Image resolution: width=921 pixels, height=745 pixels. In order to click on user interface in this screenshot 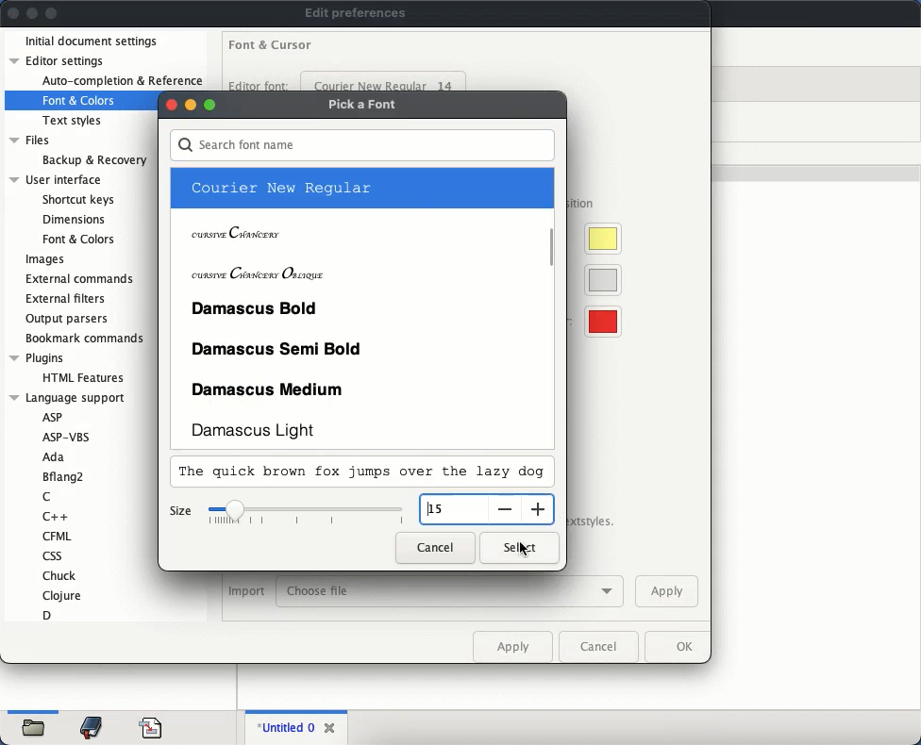, I will do `click(57, 180)`.